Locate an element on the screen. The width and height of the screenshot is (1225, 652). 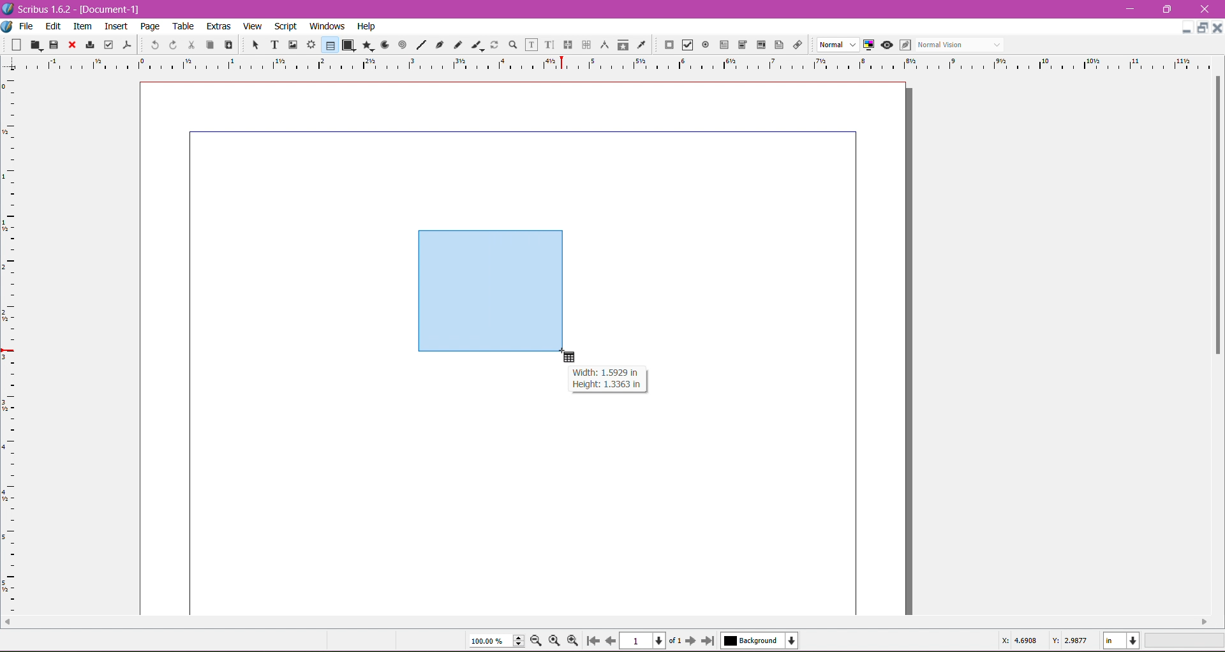
Last Page is located at coordinates (711, 642).